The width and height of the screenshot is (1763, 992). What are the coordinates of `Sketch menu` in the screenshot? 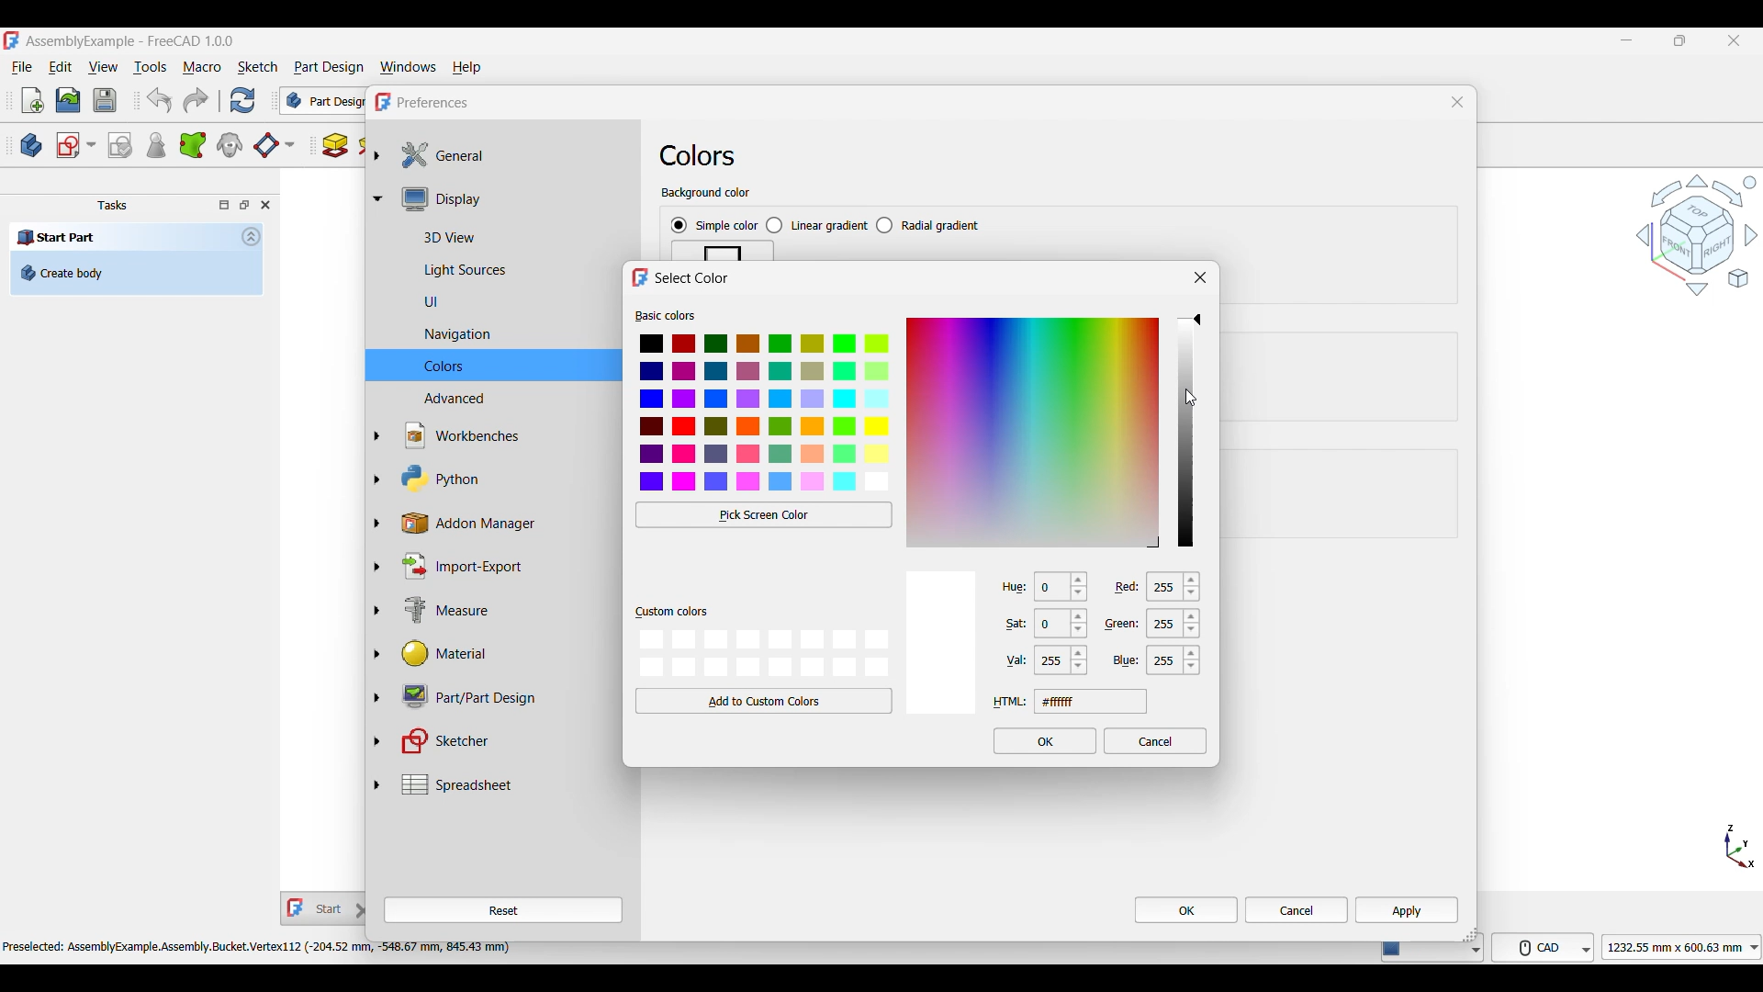 It's located at (257, 67).